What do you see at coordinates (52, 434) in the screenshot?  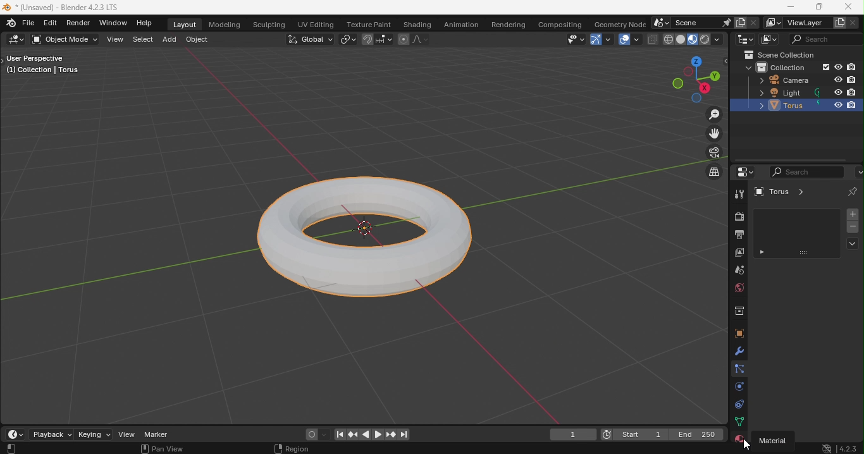 I see `Playback` at bounding box center [52, 434].